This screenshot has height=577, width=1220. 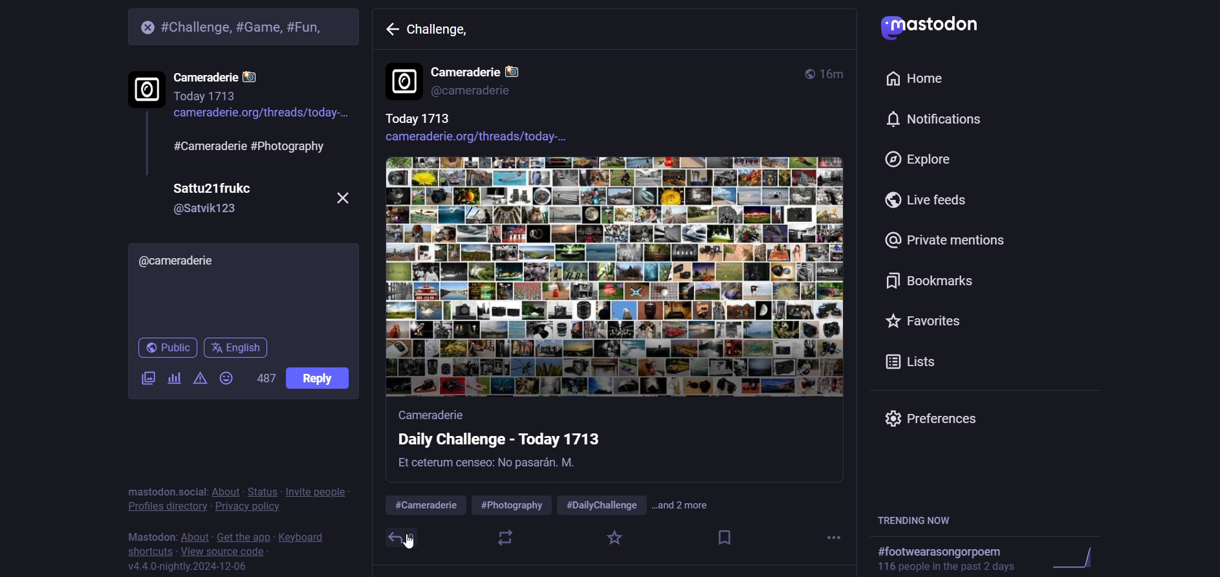 What do you see at coordinates (724, 539) in the screenshot?
I see `bookmark` at bounding box center [724, 539].